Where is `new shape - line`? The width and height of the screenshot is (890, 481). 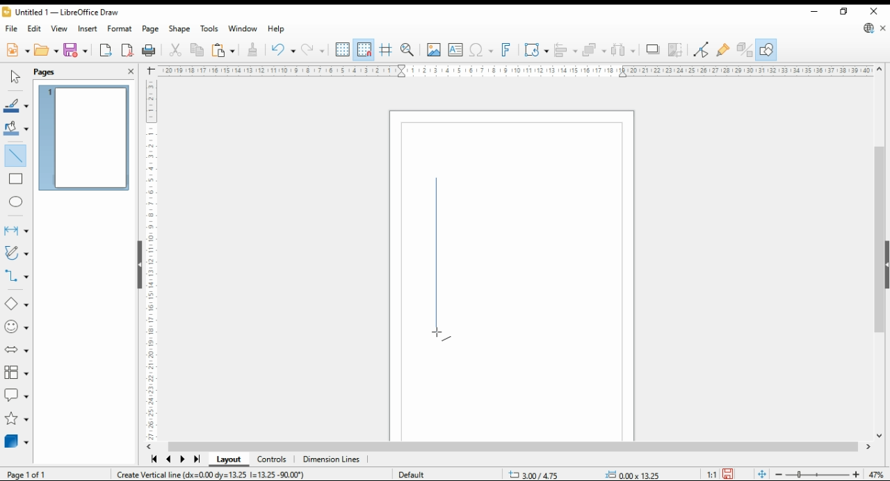 new shape - line is located at coordinates (439, 259).